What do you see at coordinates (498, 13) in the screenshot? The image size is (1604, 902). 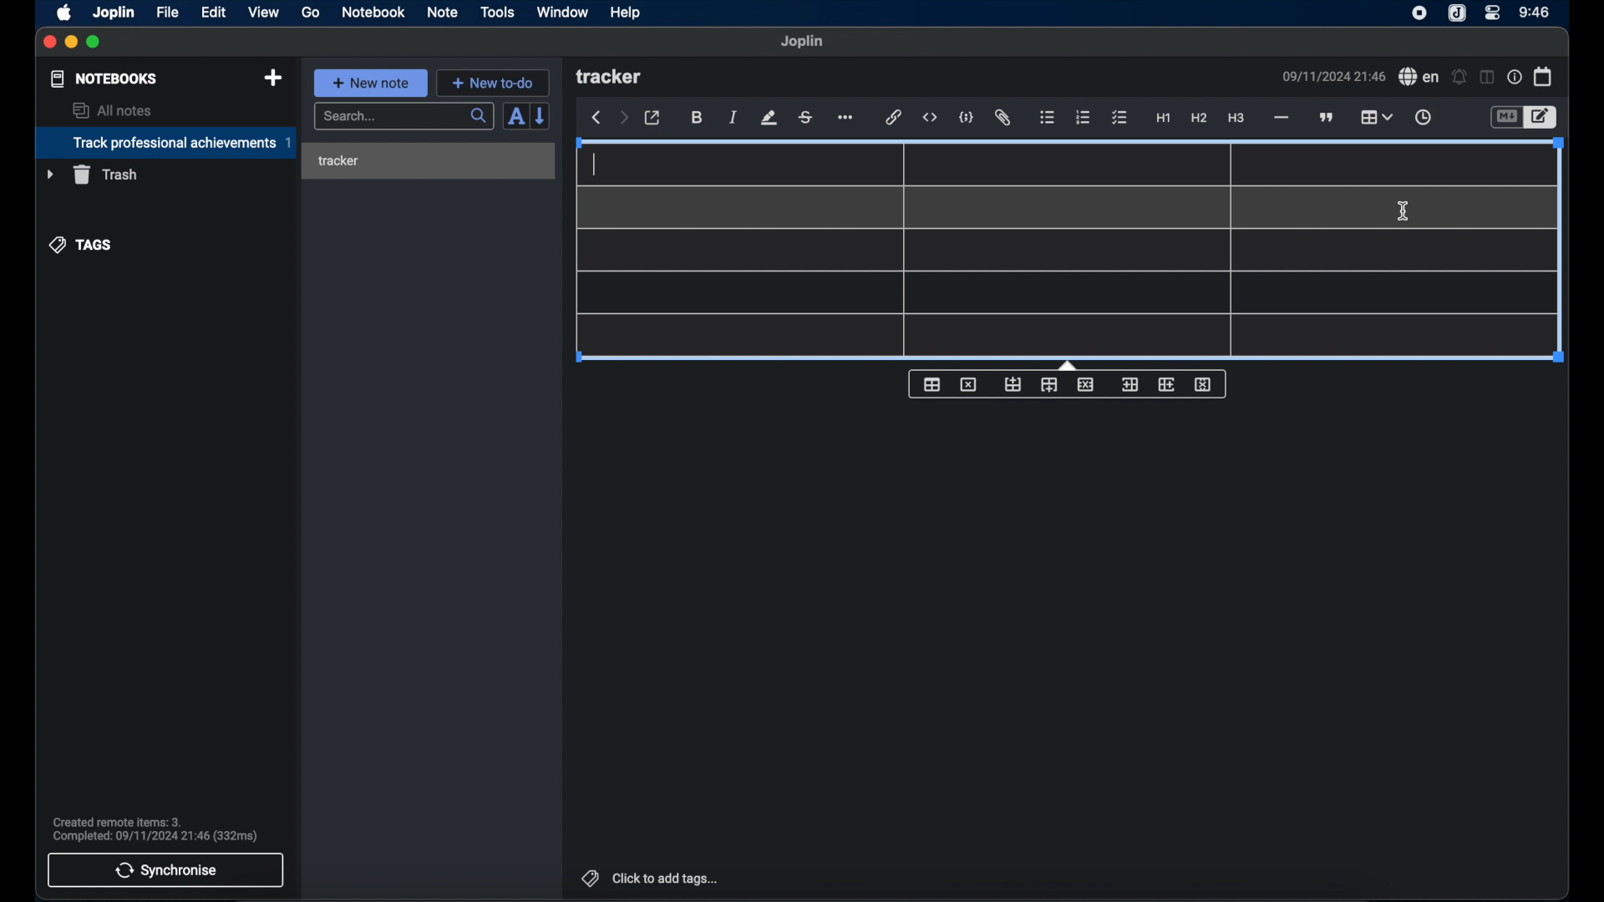 I see `tools` at bounding box center [498, 13].